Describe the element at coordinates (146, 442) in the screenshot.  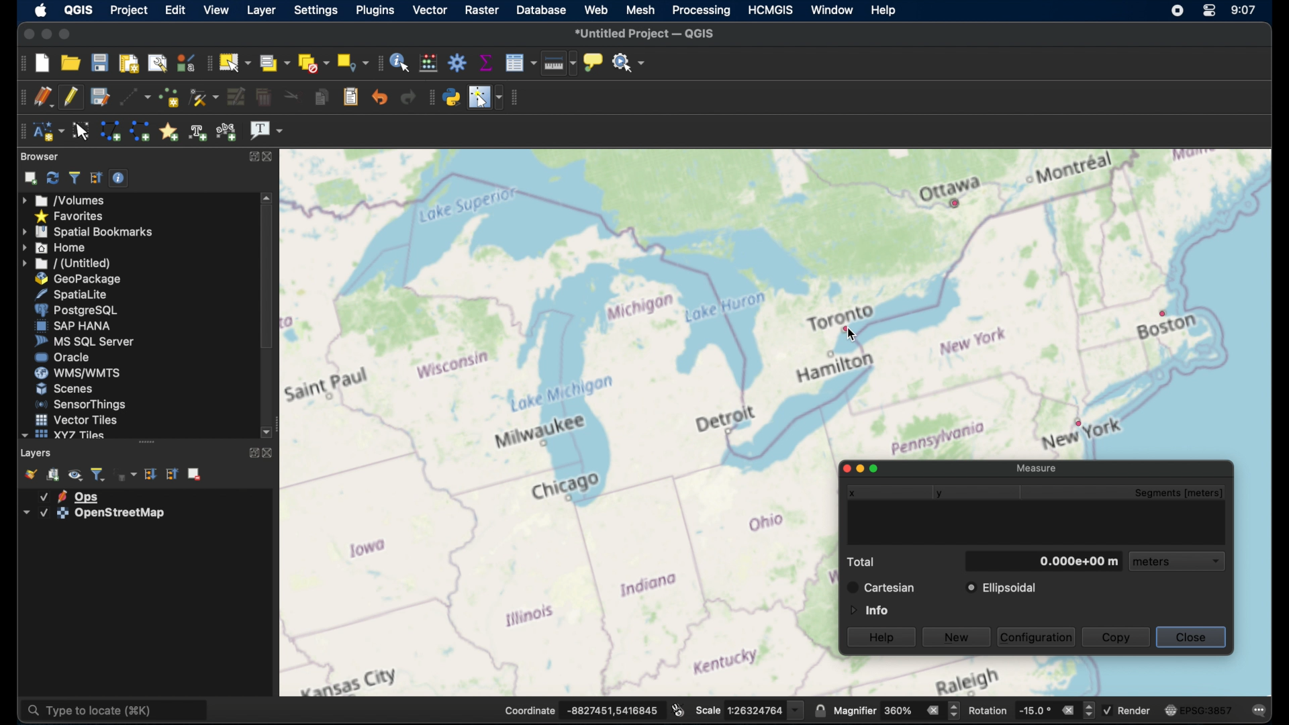
I see `drag handle` at that location.